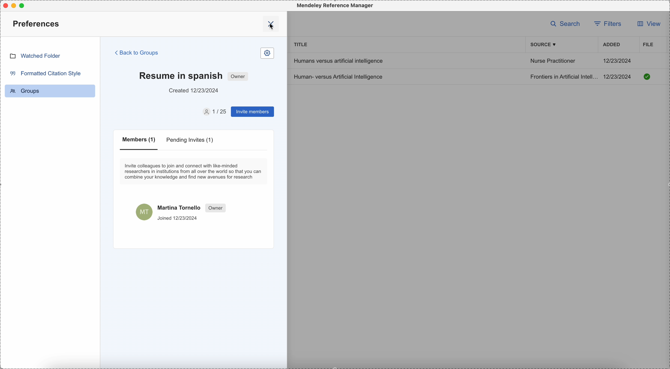 This screenshot has width=670, height=369. Describe the element at coordinates (334, 6) in the screenshot. I see `Mendeley Reference Manager` at that location.